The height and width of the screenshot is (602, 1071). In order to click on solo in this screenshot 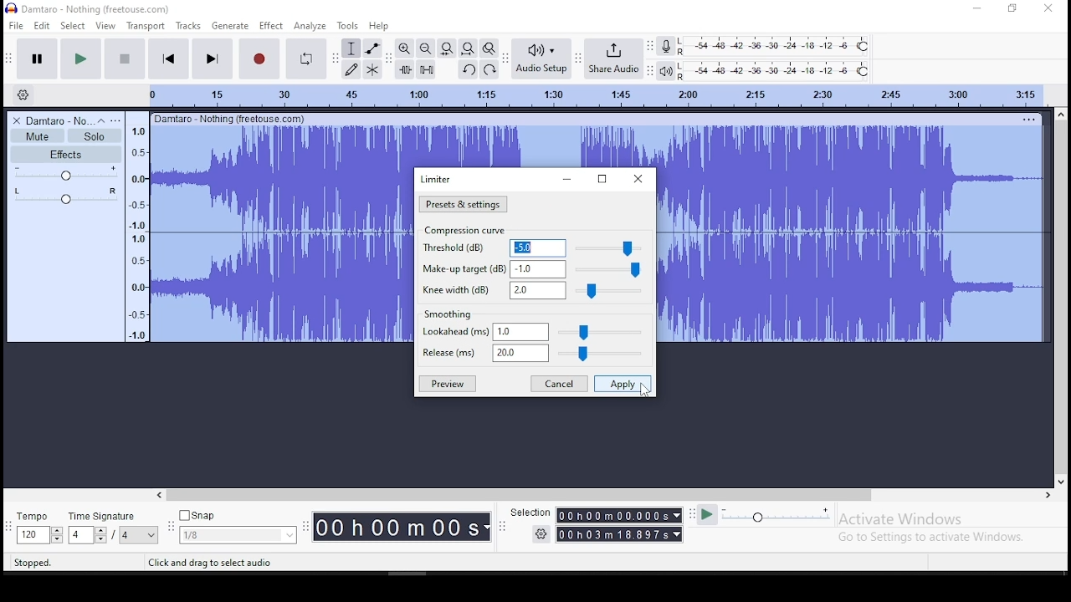, I will do `click(95, 136)`.